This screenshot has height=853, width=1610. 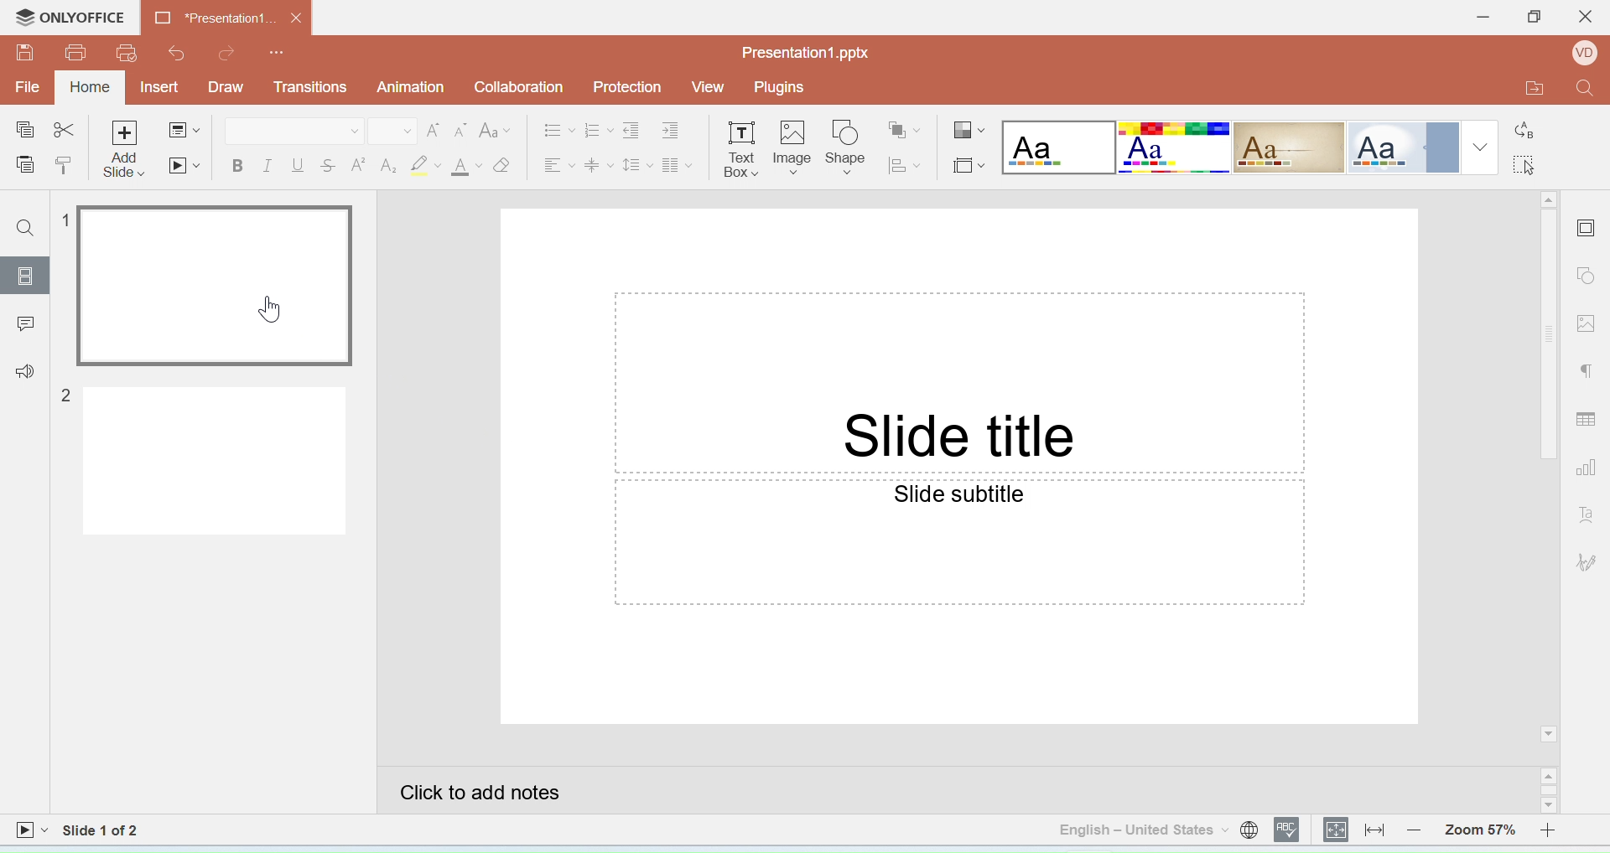 What do you see at coordinates (163, 88) in the screenshot?
I see `Insert` at bounding box center [163, 88].